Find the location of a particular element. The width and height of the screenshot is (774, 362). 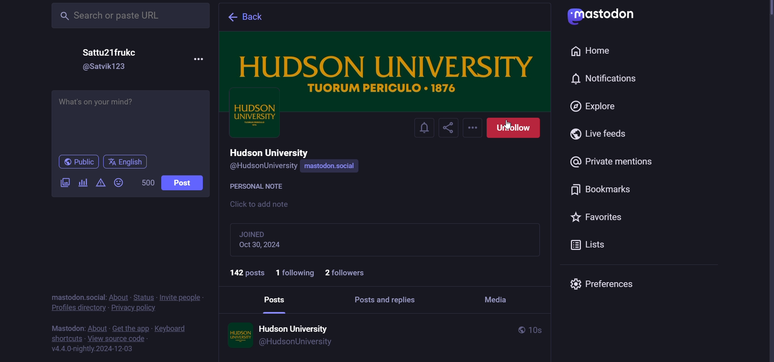

back is located at coordinates (249, 18).